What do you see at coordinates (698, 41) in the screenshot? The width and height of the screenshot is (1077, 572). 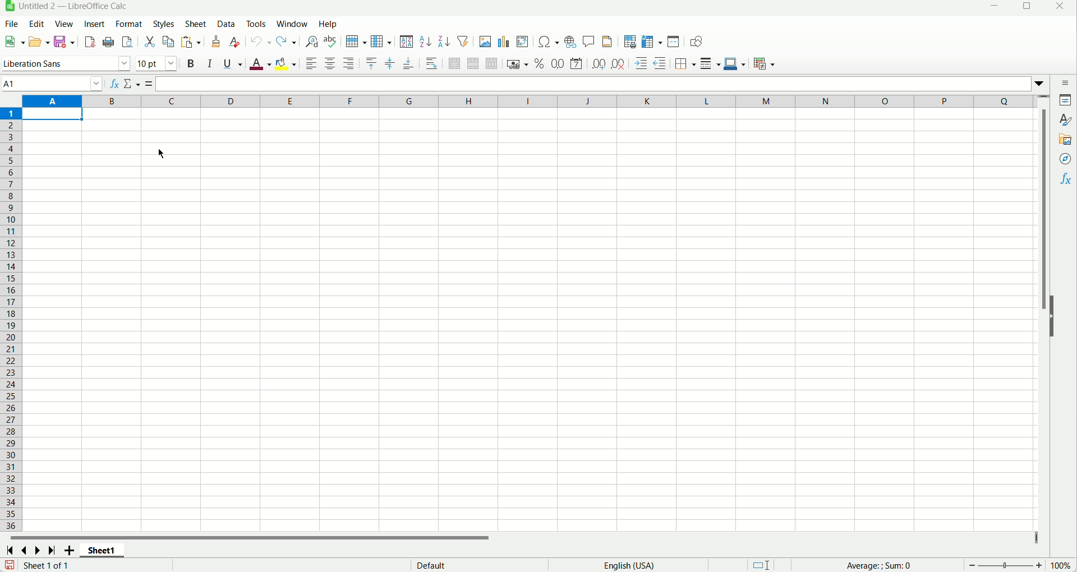 I see `Show draw functions` at bounding box center [698, 41].